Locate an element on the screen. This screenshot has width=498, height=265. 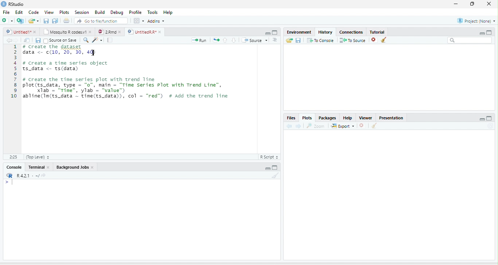
Maximize is located at coordinates (490, 118).